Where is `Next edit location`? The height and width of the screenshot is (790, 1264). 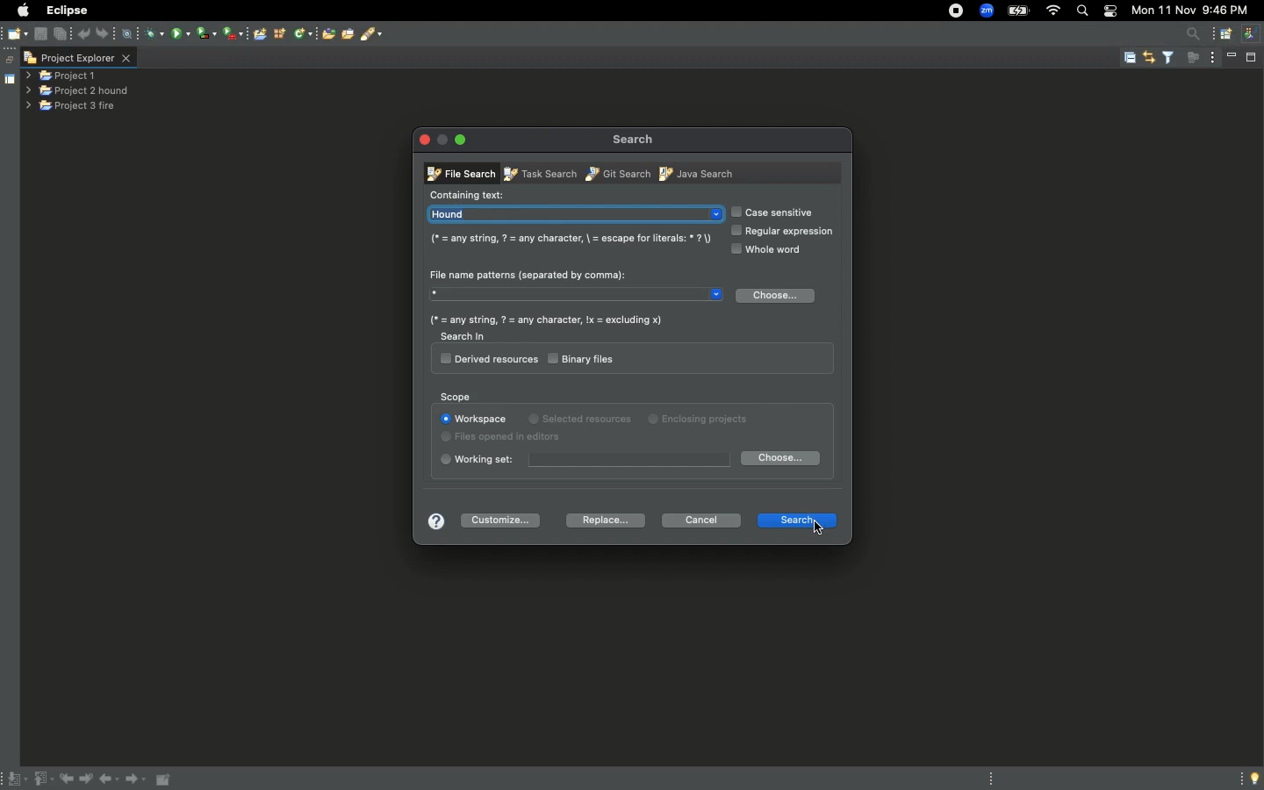
Next edit location is located at coordinates (88, 779).